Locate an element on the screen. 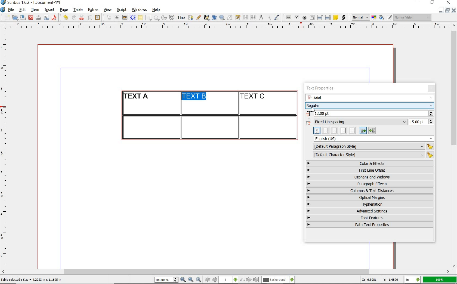 The height and width of the screenshot is (284, 457). X: 6.3081 Y: 1.4896 is located at coordinates (381, 280).